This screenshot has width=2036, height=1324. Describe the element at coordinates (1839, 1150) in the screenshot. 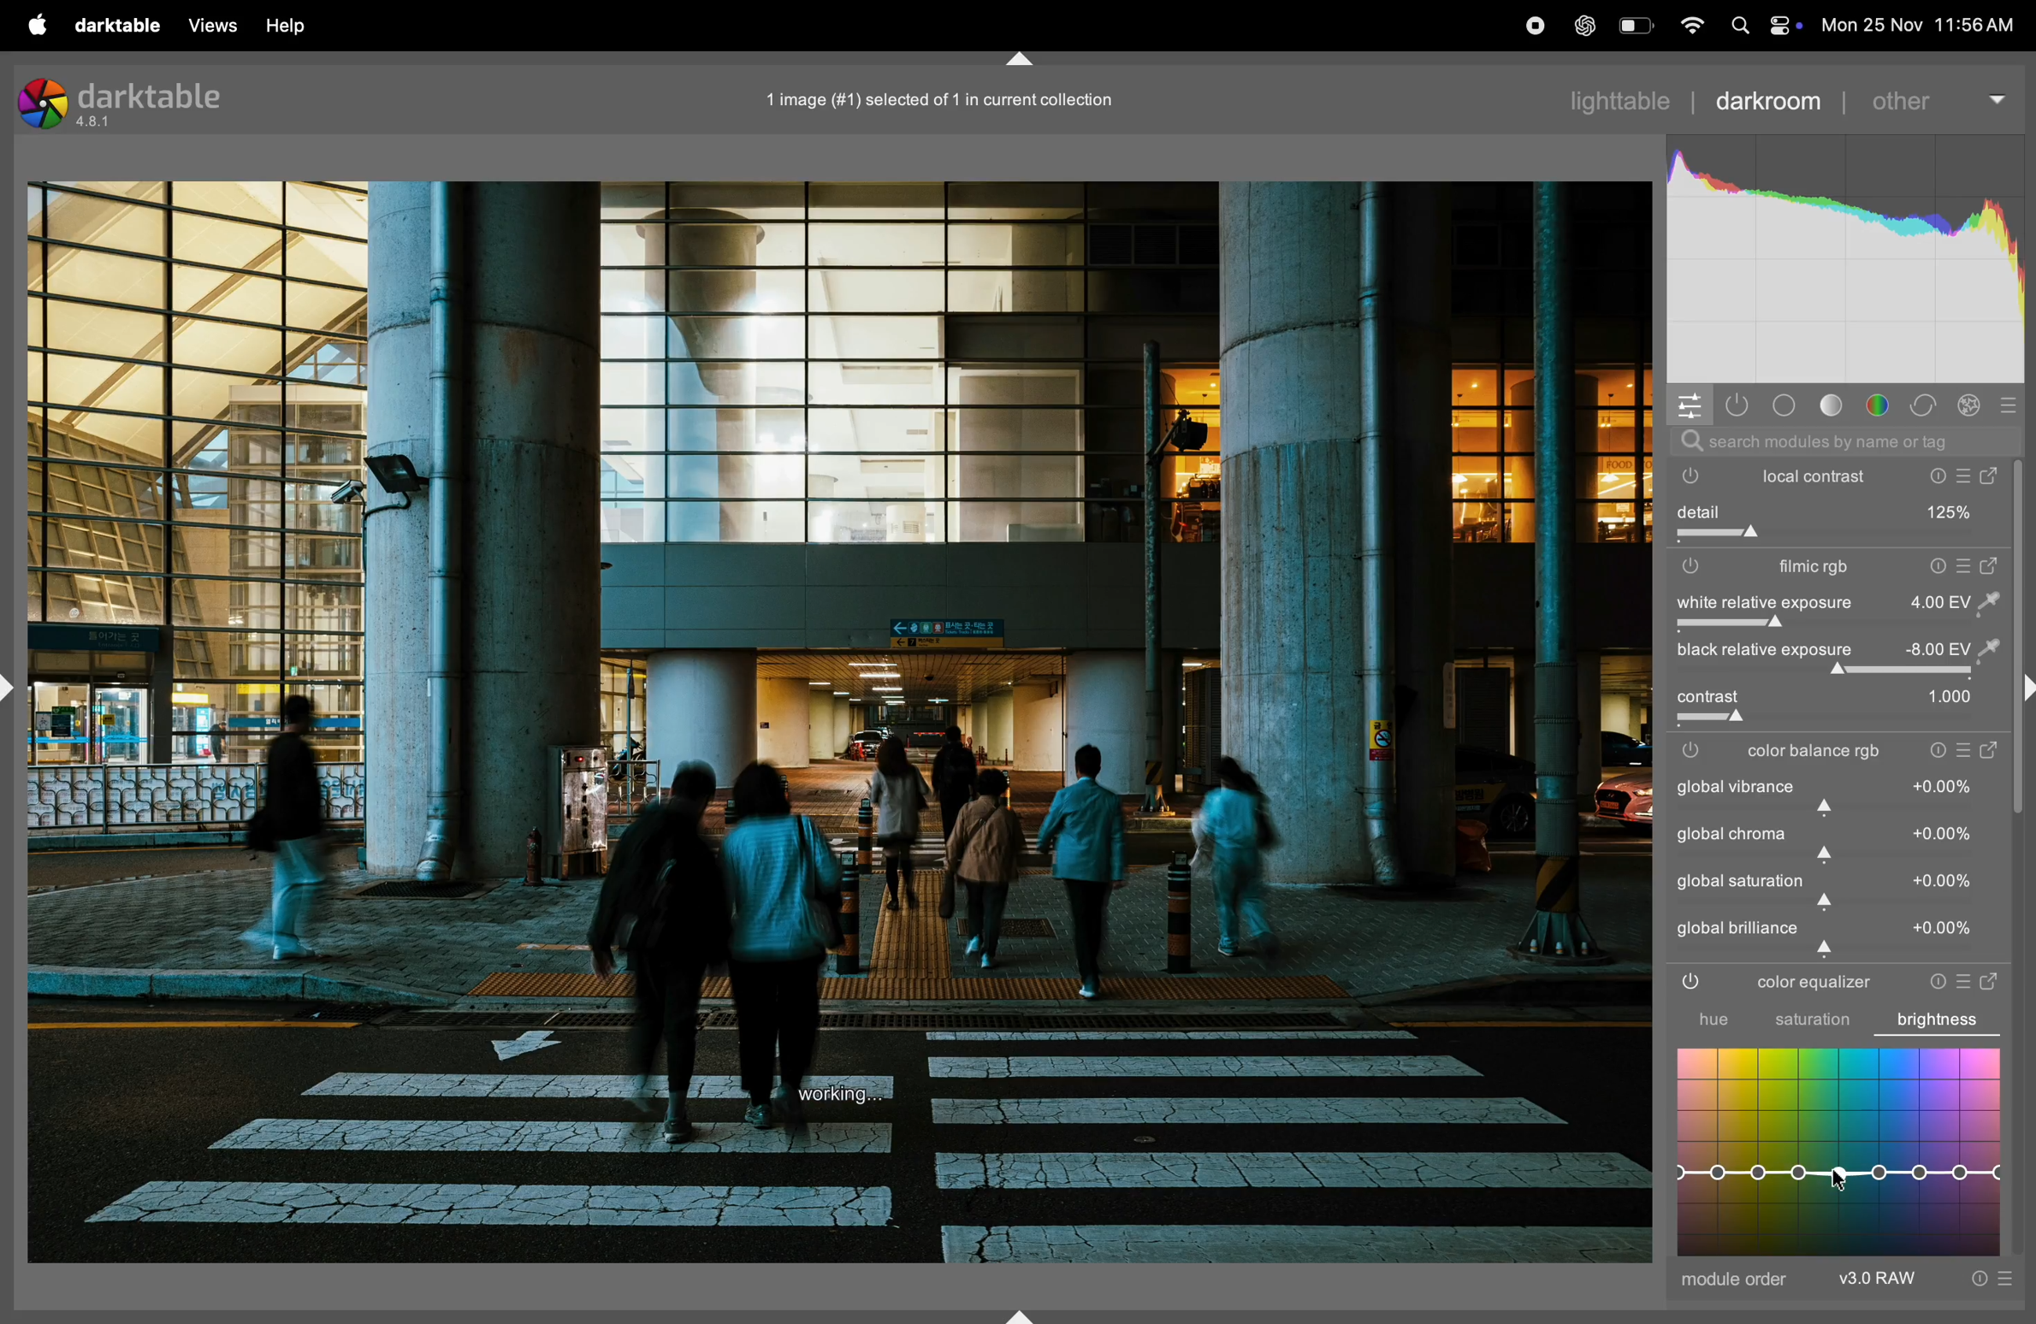

I see `graph equalizer` at that location.